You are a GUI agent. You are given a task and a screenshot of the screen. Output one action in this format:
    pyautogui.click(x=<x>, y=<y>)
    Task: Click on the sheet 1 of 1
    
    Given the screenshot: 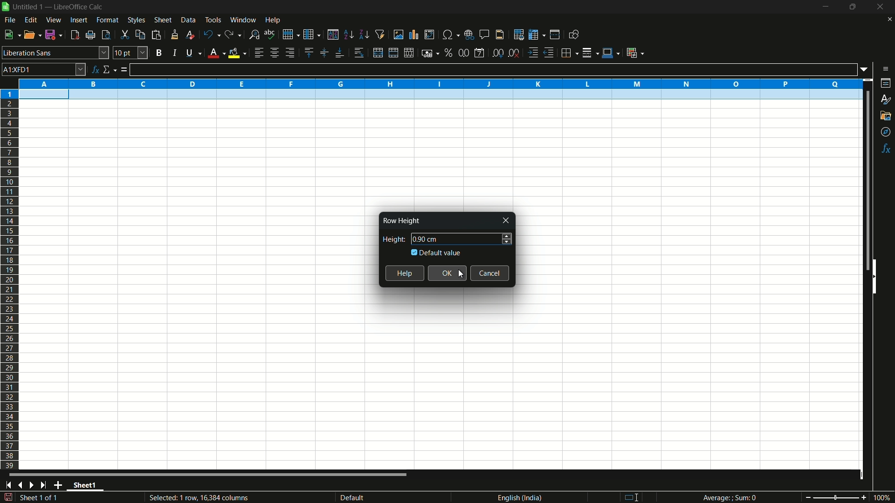 What is the action you would take?
    pyautogui.click(x=42, y=499)
    